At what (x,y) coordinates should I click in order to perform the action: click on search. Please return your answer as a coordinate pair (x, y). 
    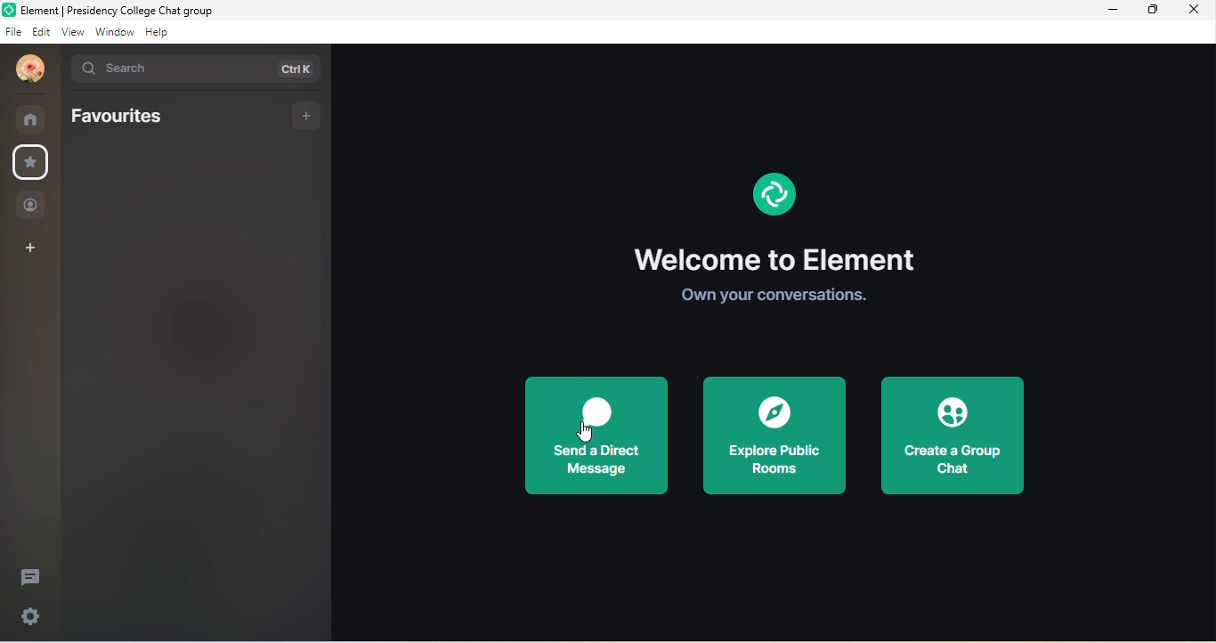
    Looking at the image, I should click on (198, 69).